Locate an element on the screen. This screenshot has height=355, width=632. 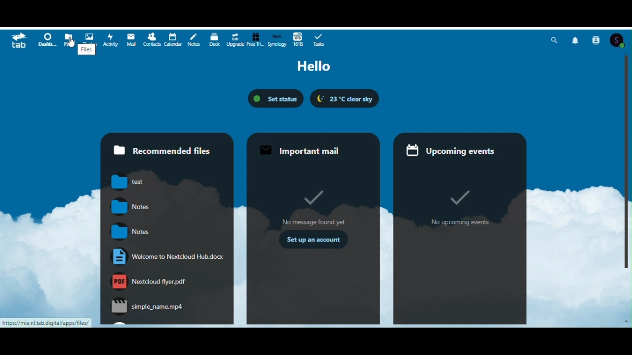
Files is located at coordinates (70, 39).